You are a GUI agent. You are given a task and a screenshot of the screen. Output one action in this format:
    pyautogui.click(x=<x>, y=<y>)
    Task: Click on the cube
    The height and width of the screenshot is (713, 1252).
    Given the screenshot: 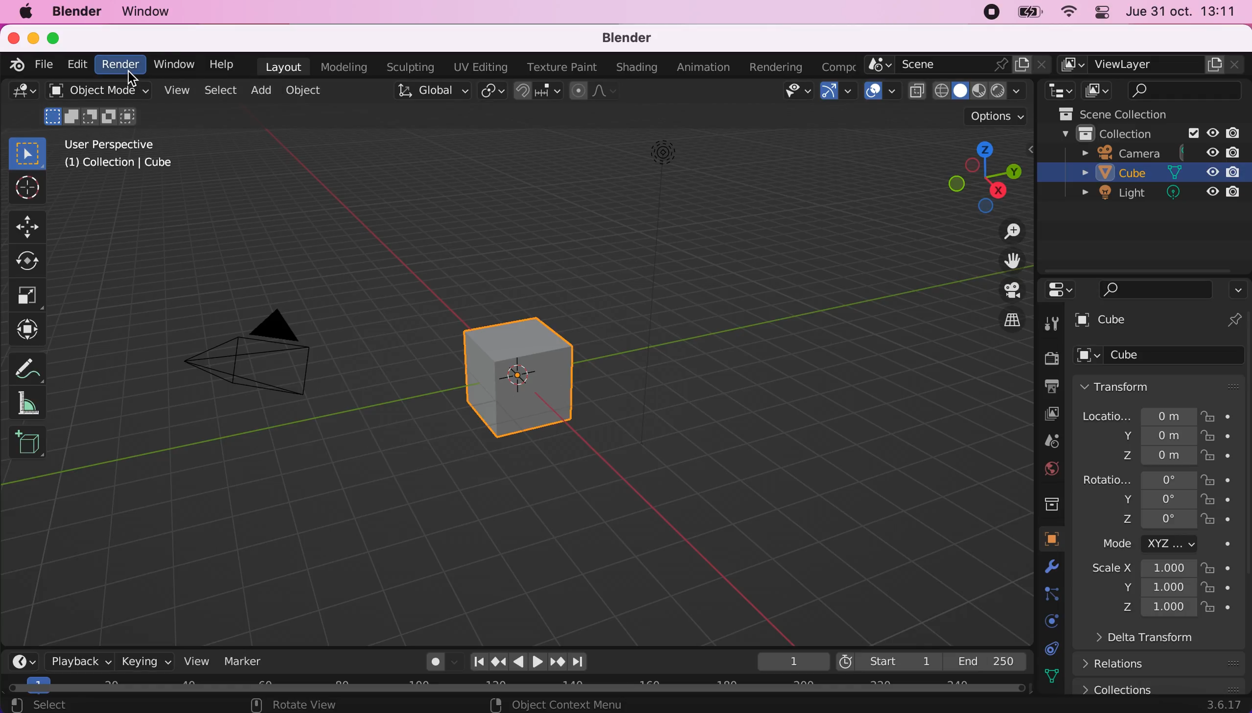 What is the action you would take?
    pyautogui.click(x=524, y=374)
    